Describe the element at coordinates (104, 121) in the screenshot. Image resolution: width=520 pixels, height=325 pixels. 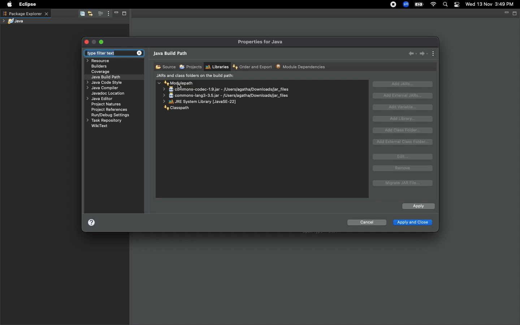
I see `Task repository` at that location.